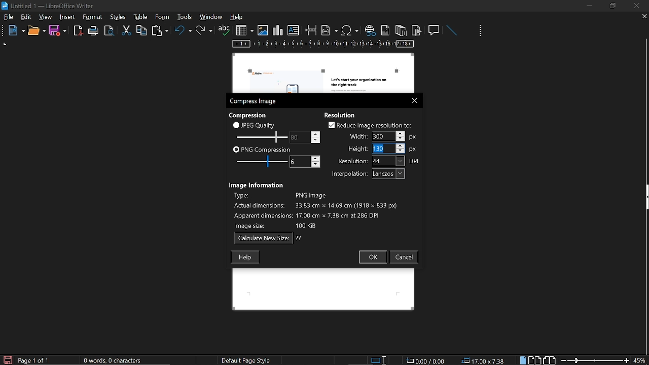 This screenshot has height=365, width=649. Describe the element at coordinates (614, 6) in the screenshot. I see `restore down` at that location.